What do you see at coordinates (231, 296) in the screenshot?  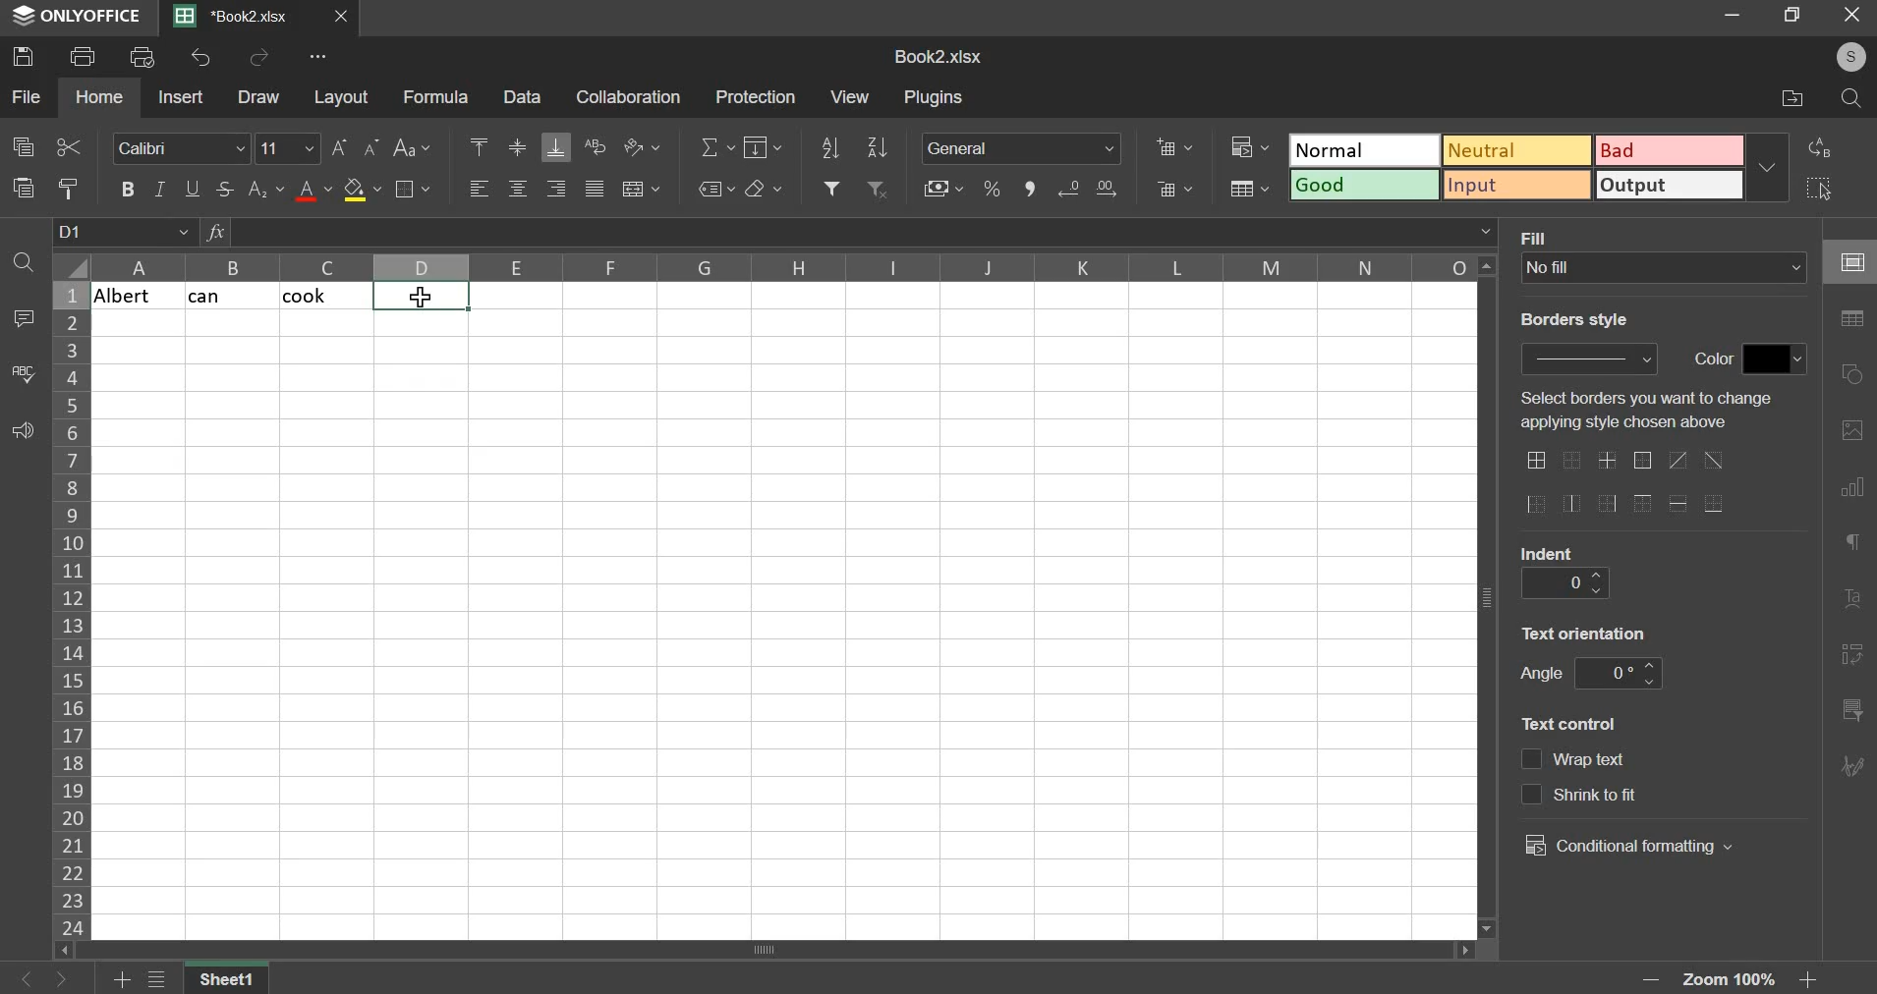 I see `cat` at bounding box center [231, 296].